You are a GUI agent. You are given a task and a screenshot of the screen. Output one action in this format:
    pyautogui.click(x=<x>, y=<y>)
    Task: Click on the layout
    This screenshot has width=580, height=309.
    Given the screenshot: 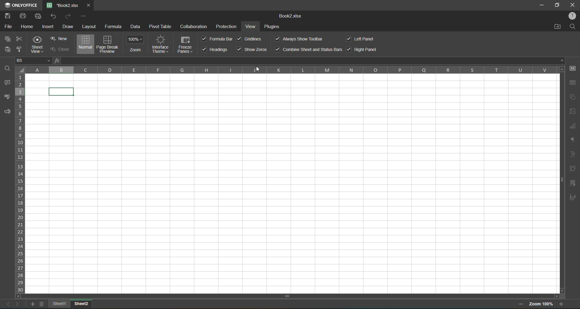 What is the action you would take?
    pyautogui.click(x=89, y=26)
    